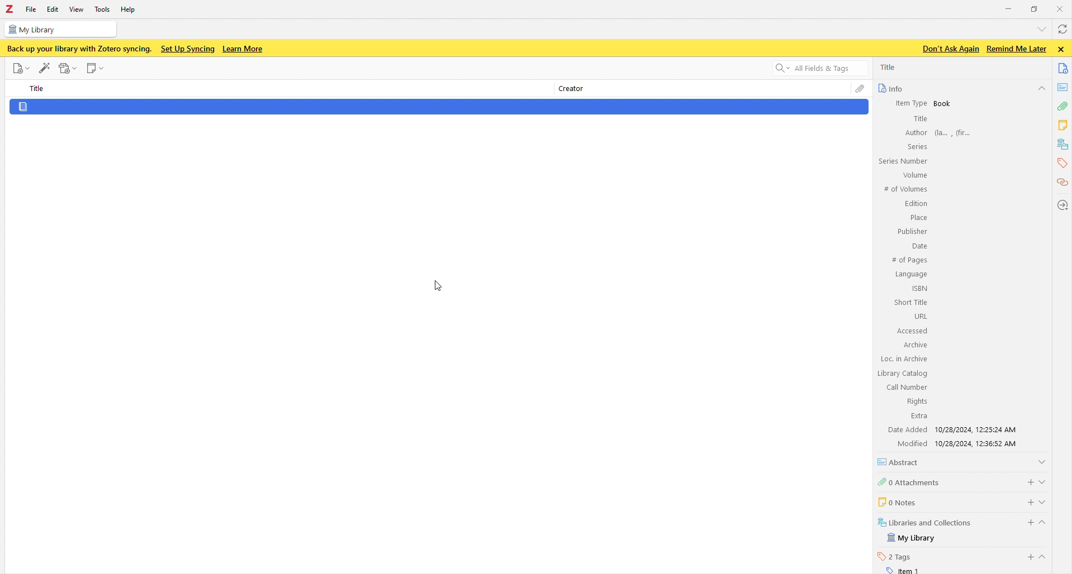 The height and width of the screenshot is (574, 1072). I want to click on Rights, so click(915, 401).